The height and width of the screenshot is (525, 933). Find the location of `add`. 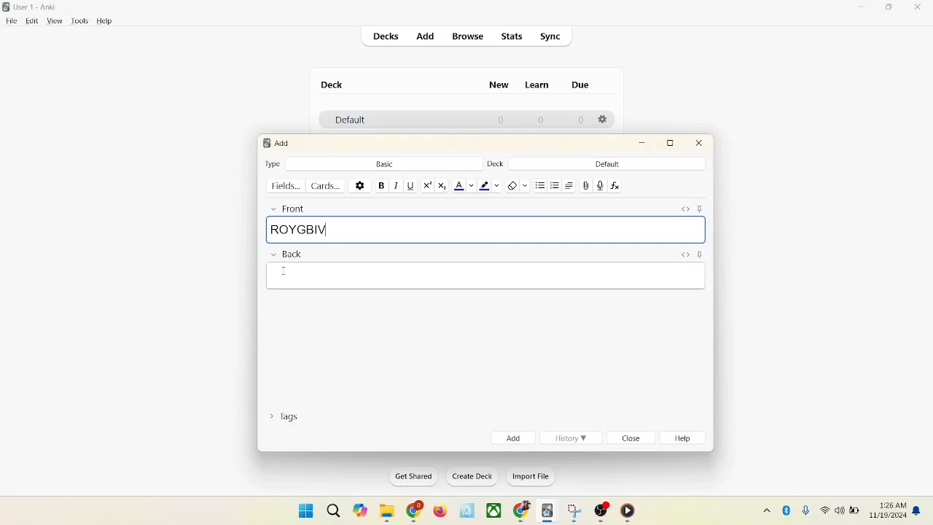

add is located at coordinates (284, 143).